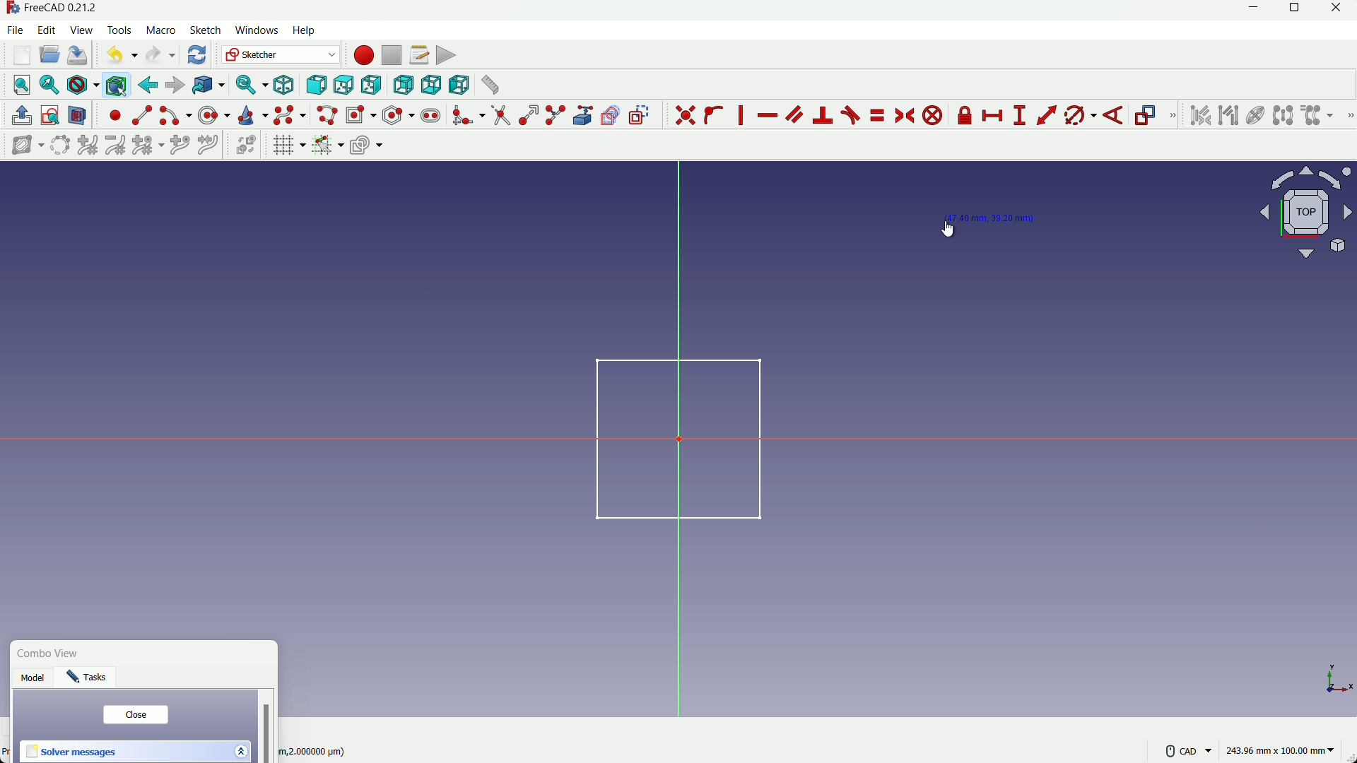 Image resolution: width=1357 pixels, height=763 pixels. I want to click on close, so click(135, 715).